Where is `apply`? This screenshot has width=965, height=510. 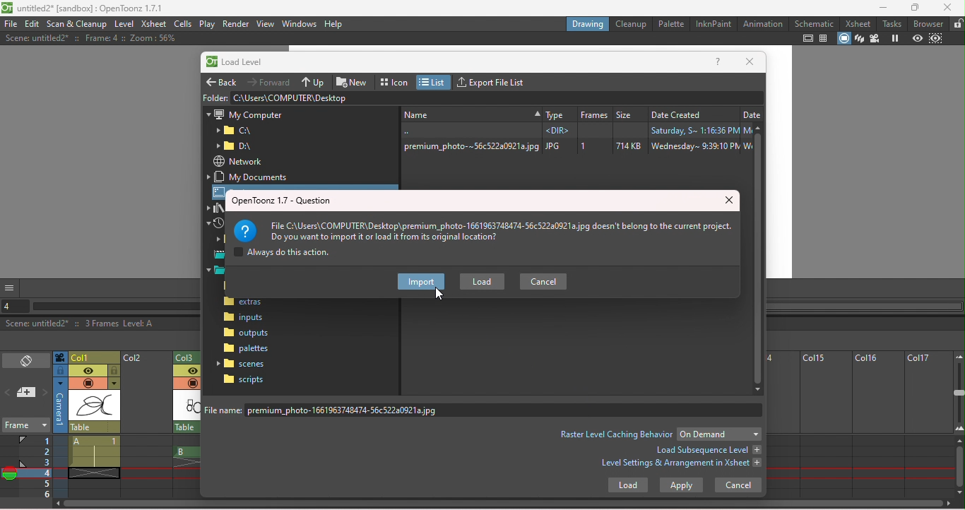
apply is located at coordinates (681, 485).